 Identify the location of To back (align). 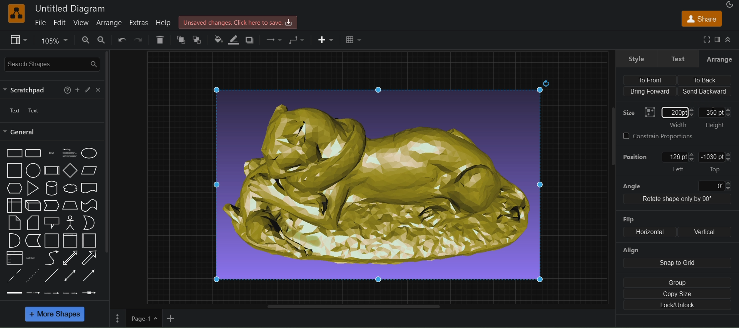
(706, 80).